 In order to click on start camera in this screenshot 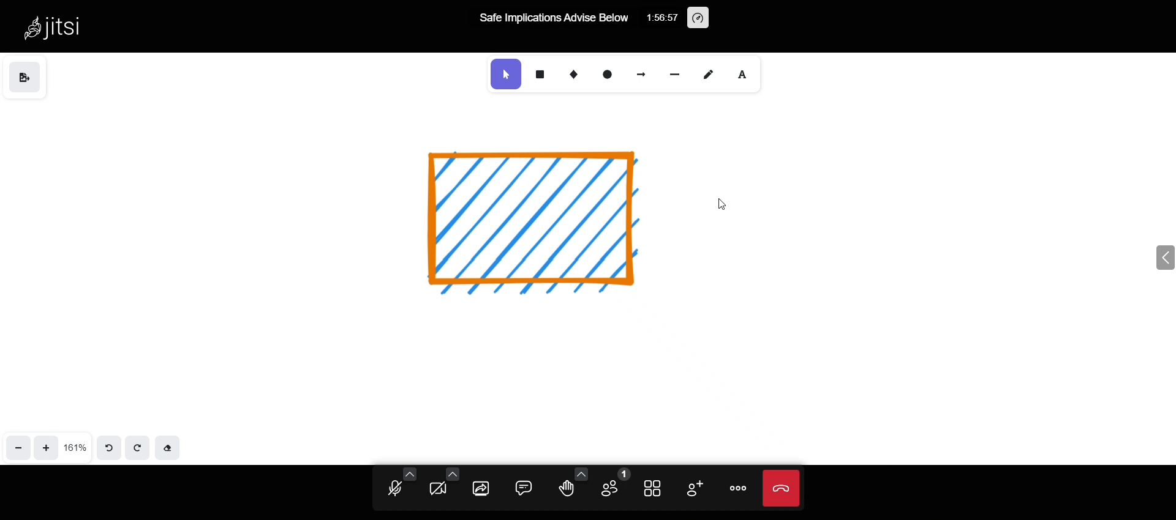, I will do `click(437, 487)`.